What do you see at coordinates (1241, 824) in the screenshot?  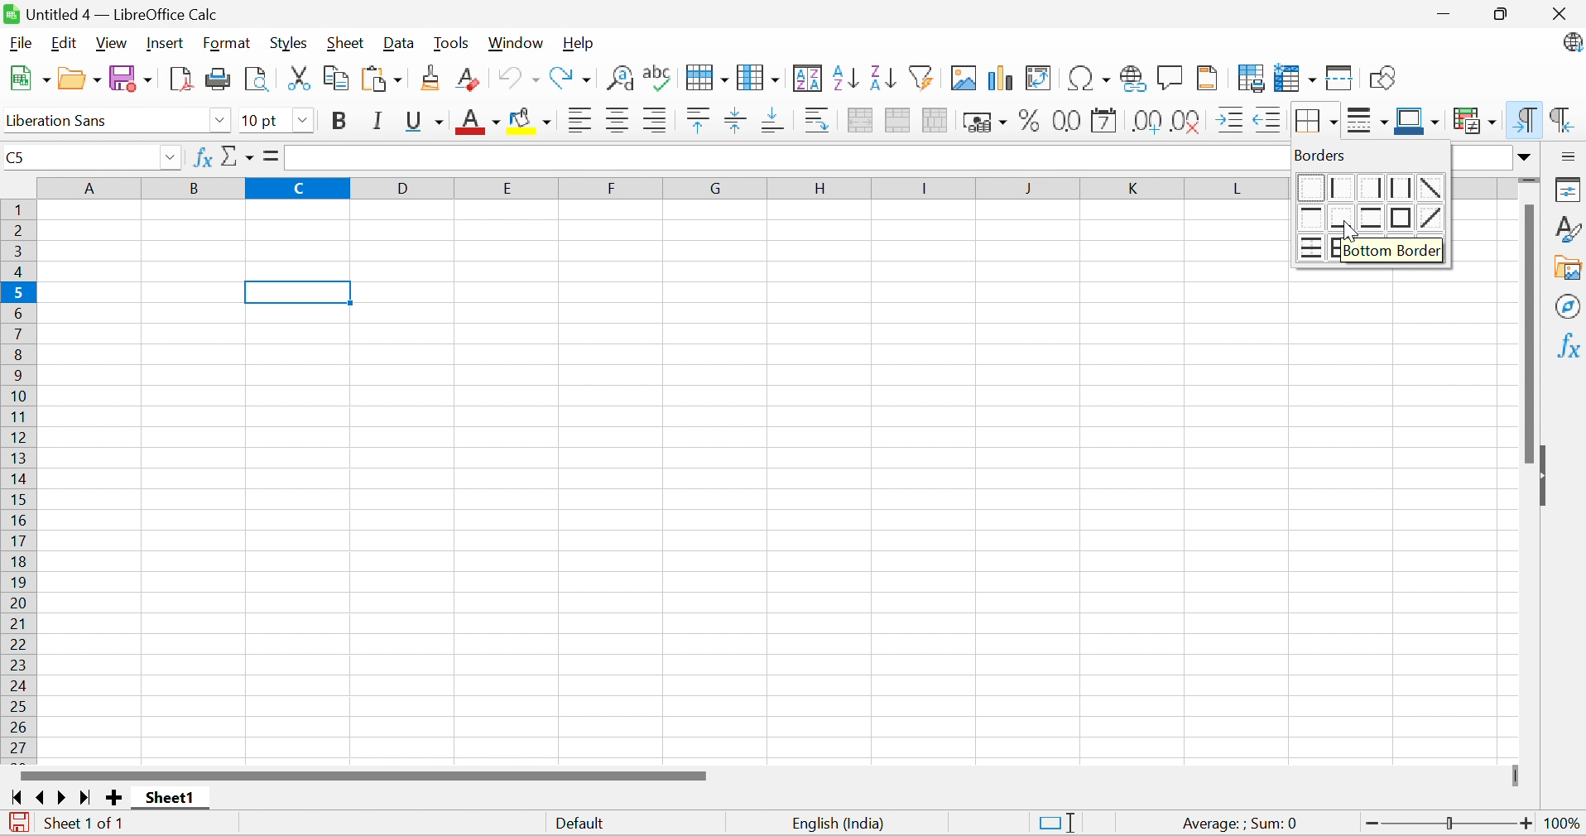 I see `verage ; Sum:0` at bounding box center [1241, 824].